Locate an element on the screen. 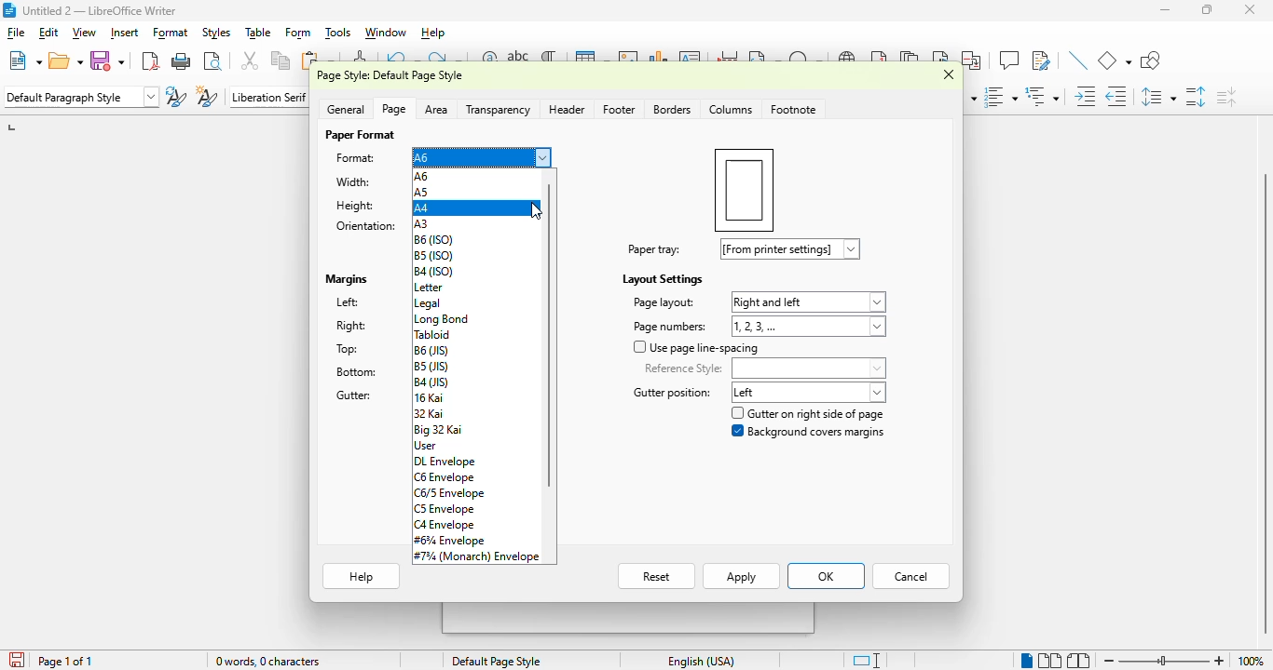 This screenshot has height=670, width=1273. top: 2.00 cm is located at coordinates (358, 348).